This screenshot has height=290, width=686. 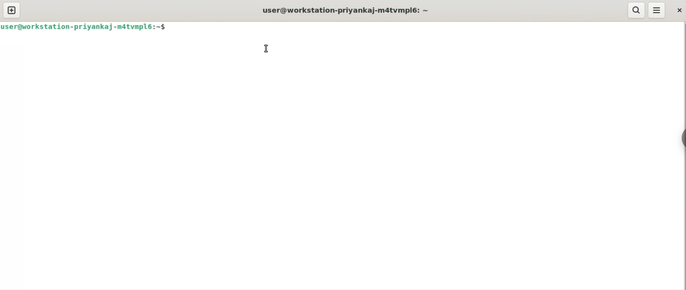 What do you see at coordinates (657, 9) in the screenshot?
I see `More Options` at bounding box center [657, 9].